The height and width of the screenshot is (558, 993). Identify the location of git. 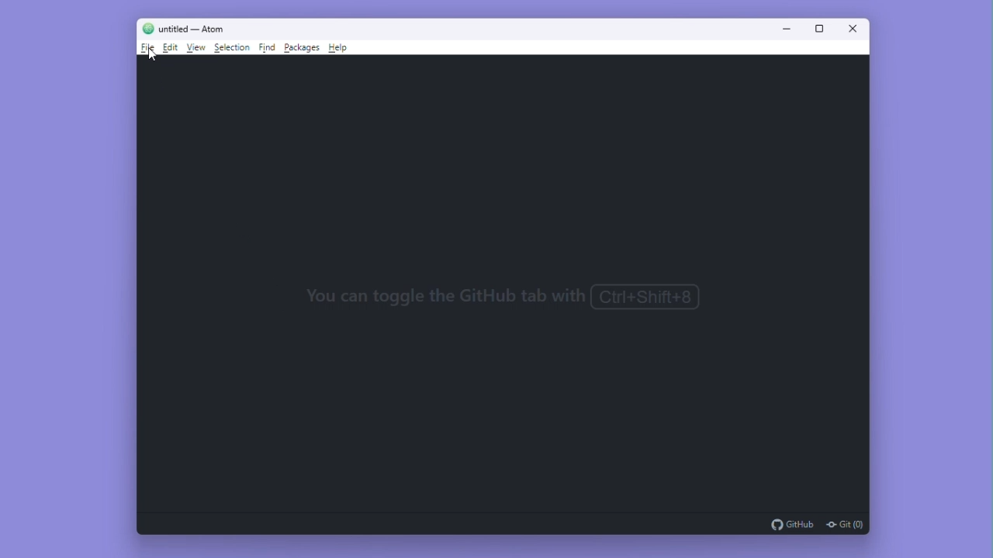
(843, 524).